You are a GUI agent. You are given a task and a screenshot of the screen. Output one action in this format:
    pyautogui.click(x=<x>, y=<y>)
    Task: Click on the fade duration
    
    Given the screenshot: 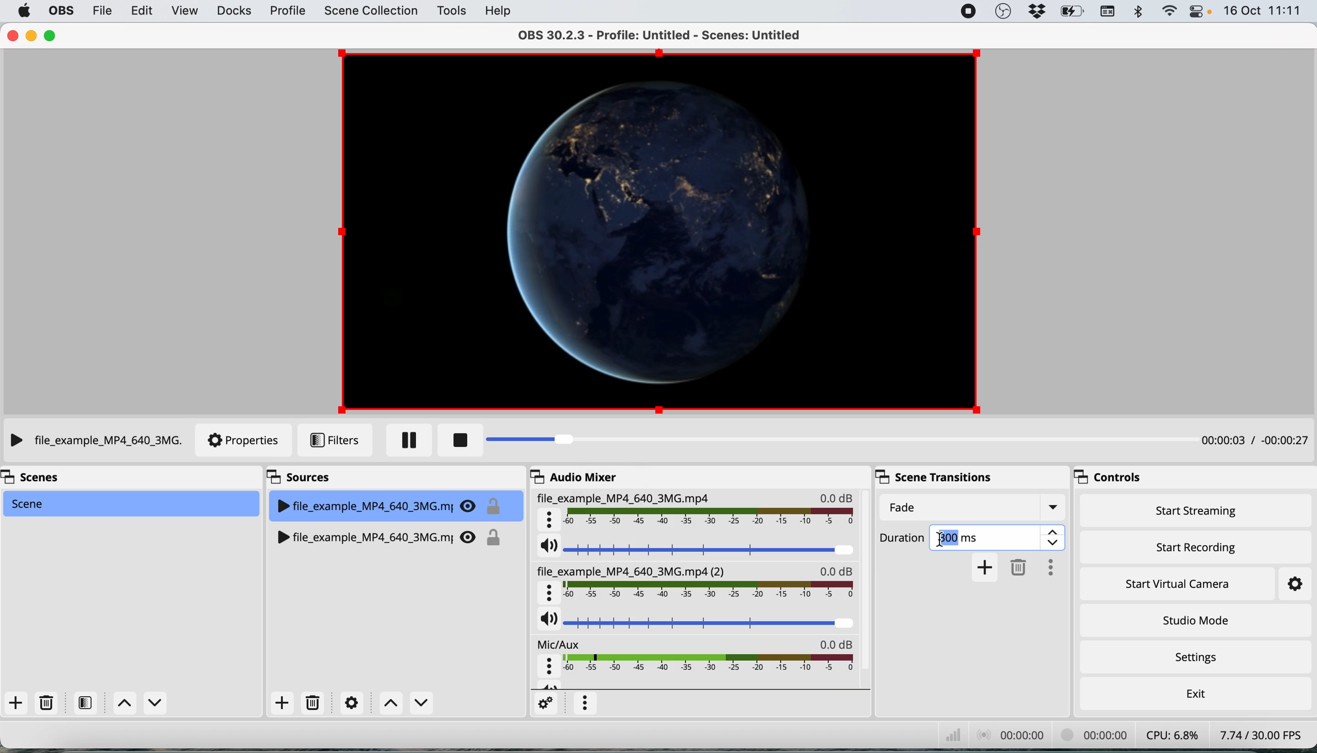 What is the action you would take?
    pyautogui.click(x=972, y=506)
    